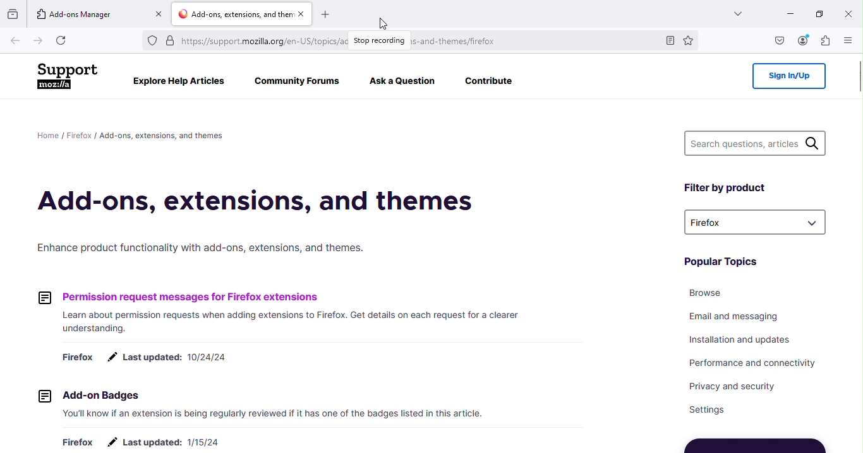  I want to click on Save to pocket, so click(779, 41).